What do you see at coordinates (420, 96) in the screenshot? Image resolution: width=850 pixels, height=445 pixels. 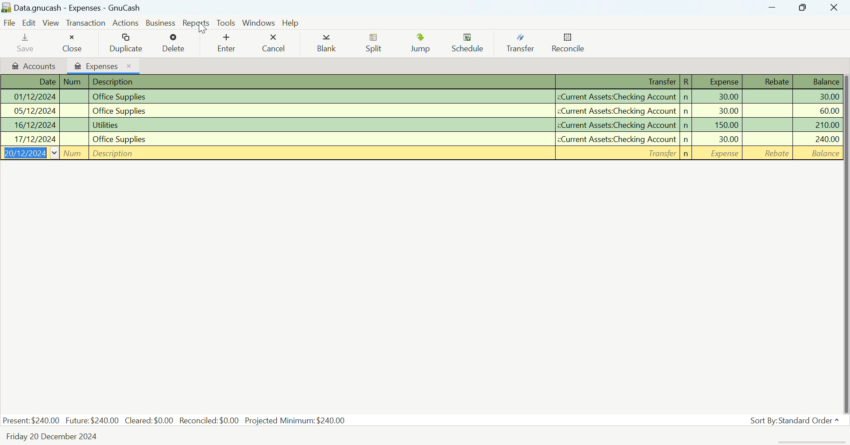 I see `Office Supplies Transaction` at bounding box center [420, 96].